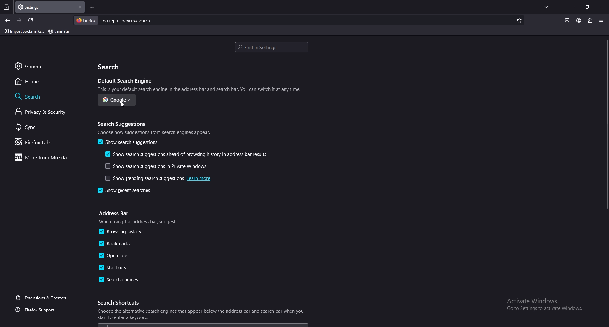 Image resolution: width=609 pixels, height=327 pixels. I want to click on list all tabs, so click(547, 7).